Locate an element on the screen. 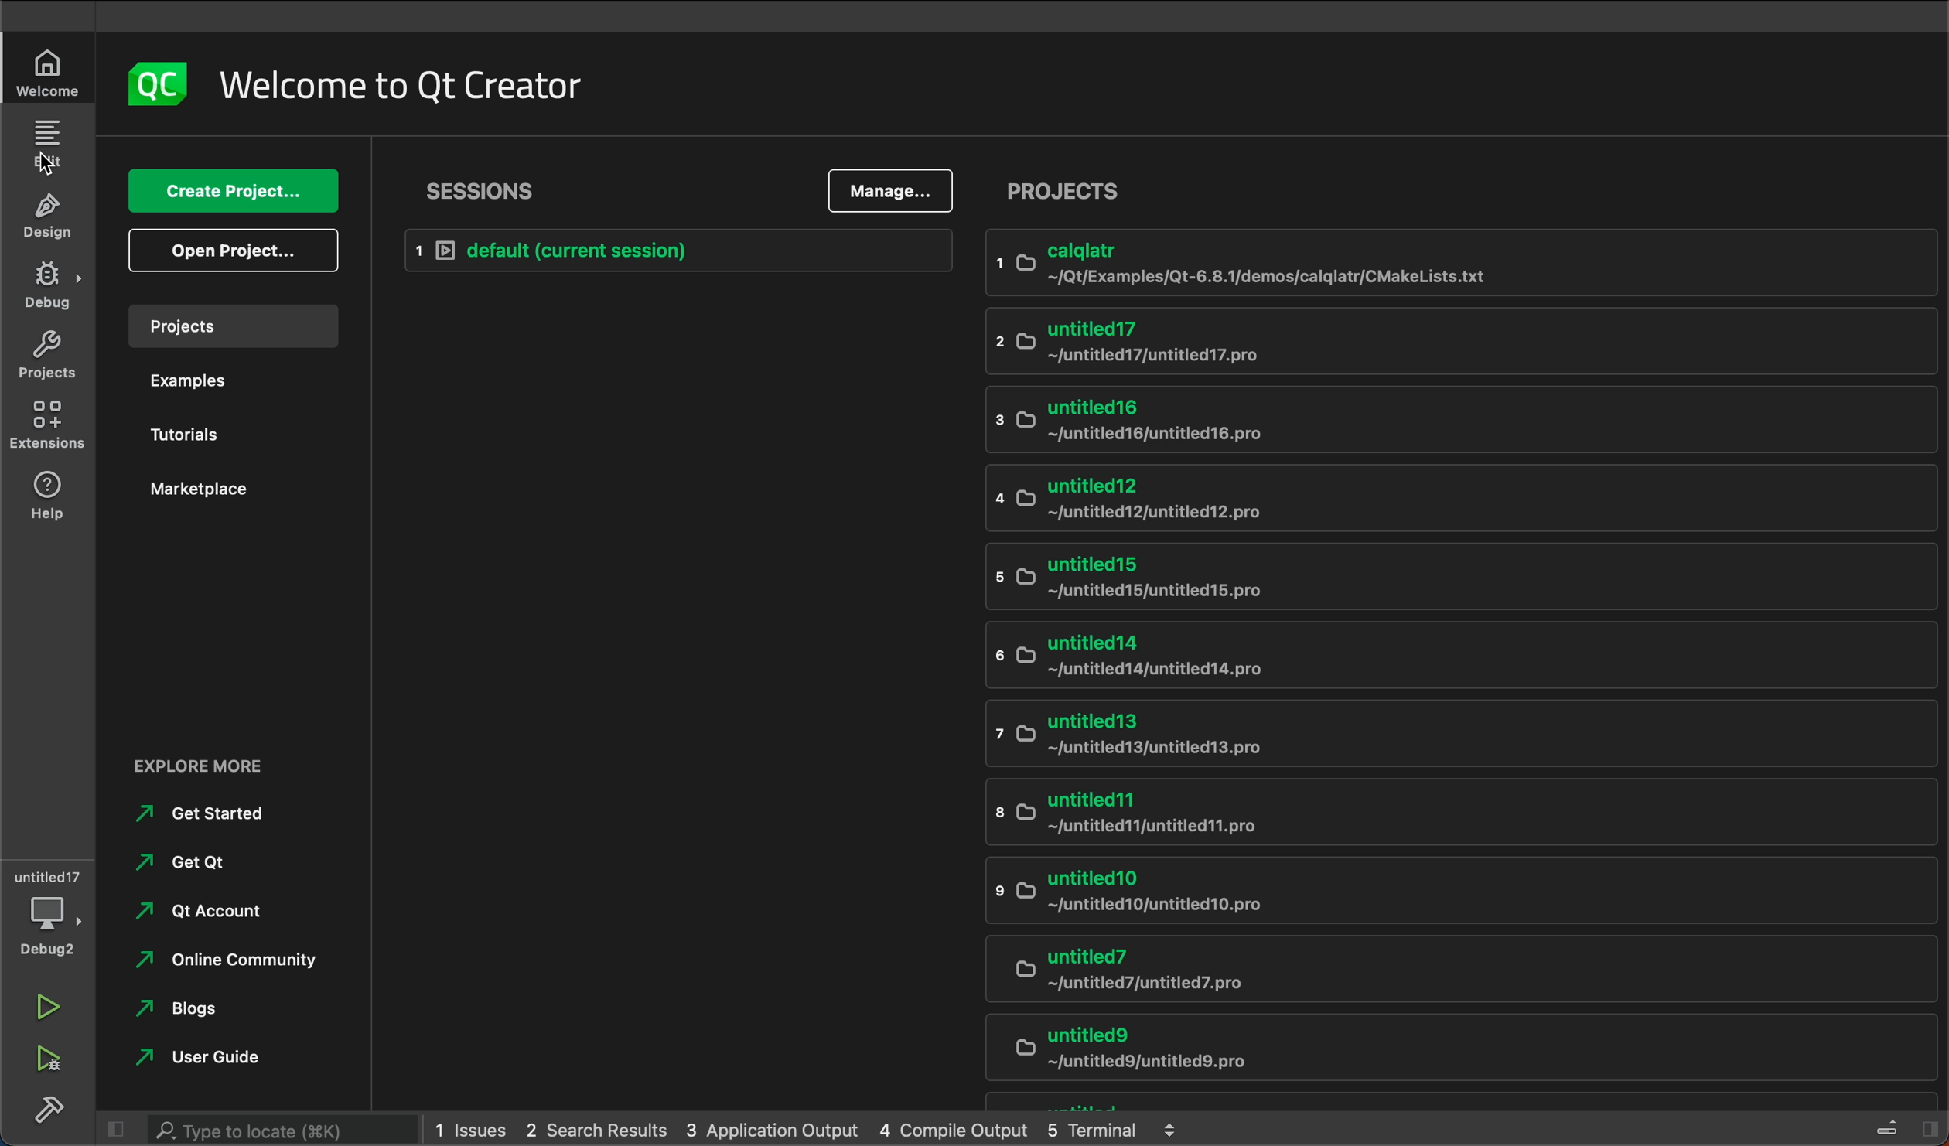 The width and height of the screenshot is (1949, 1146). welcome is located at coordinates (46, 73).